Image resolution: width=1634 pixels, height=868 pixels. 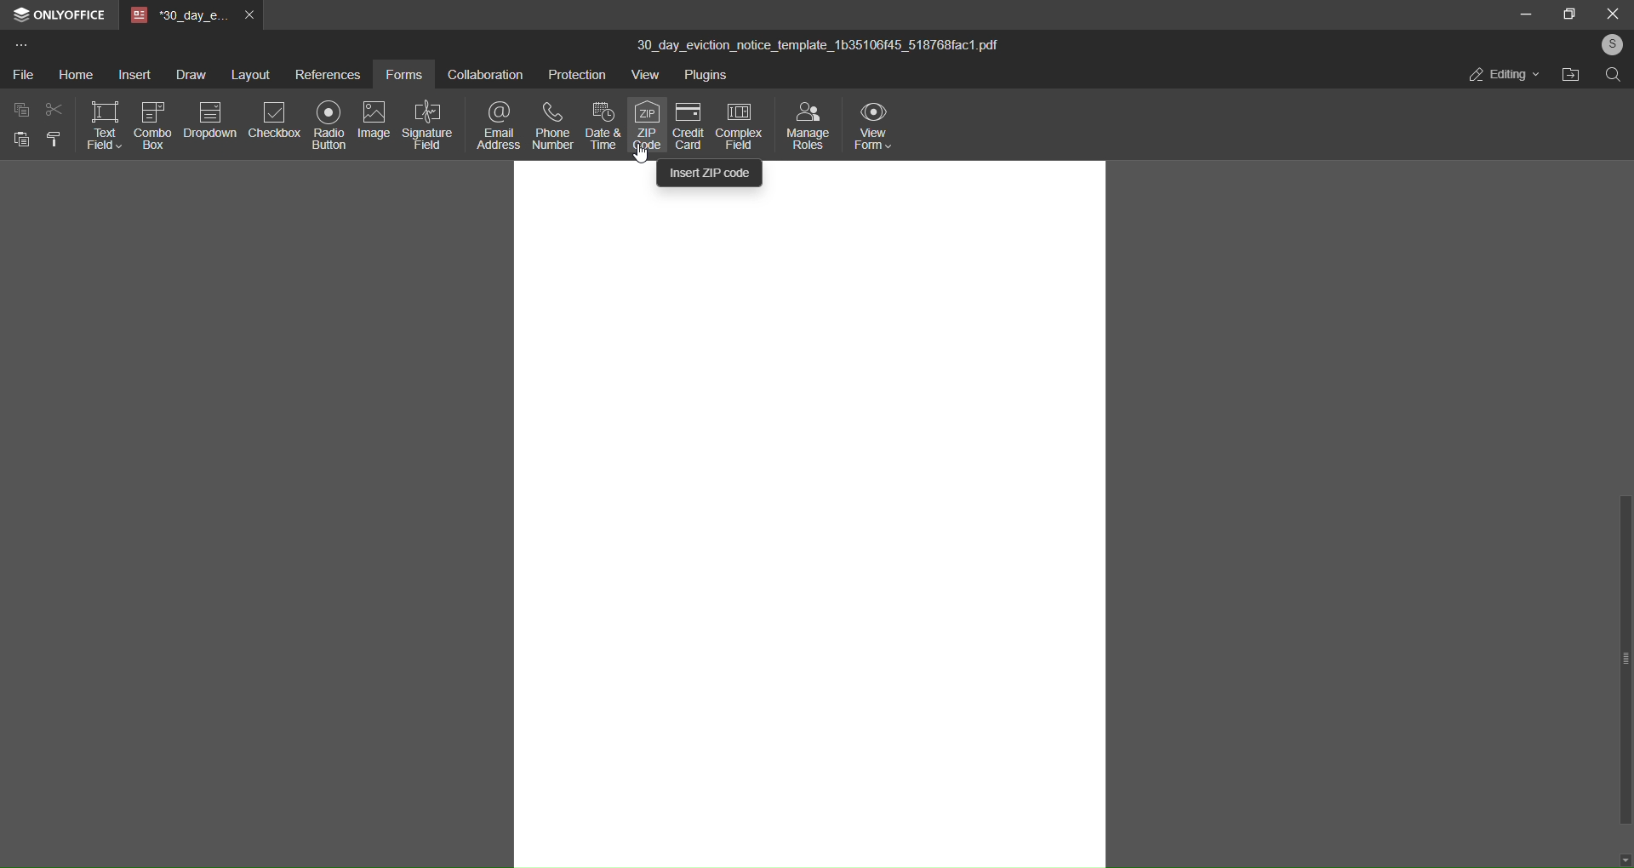 I want to click on signature, so click(x=426, y=124).